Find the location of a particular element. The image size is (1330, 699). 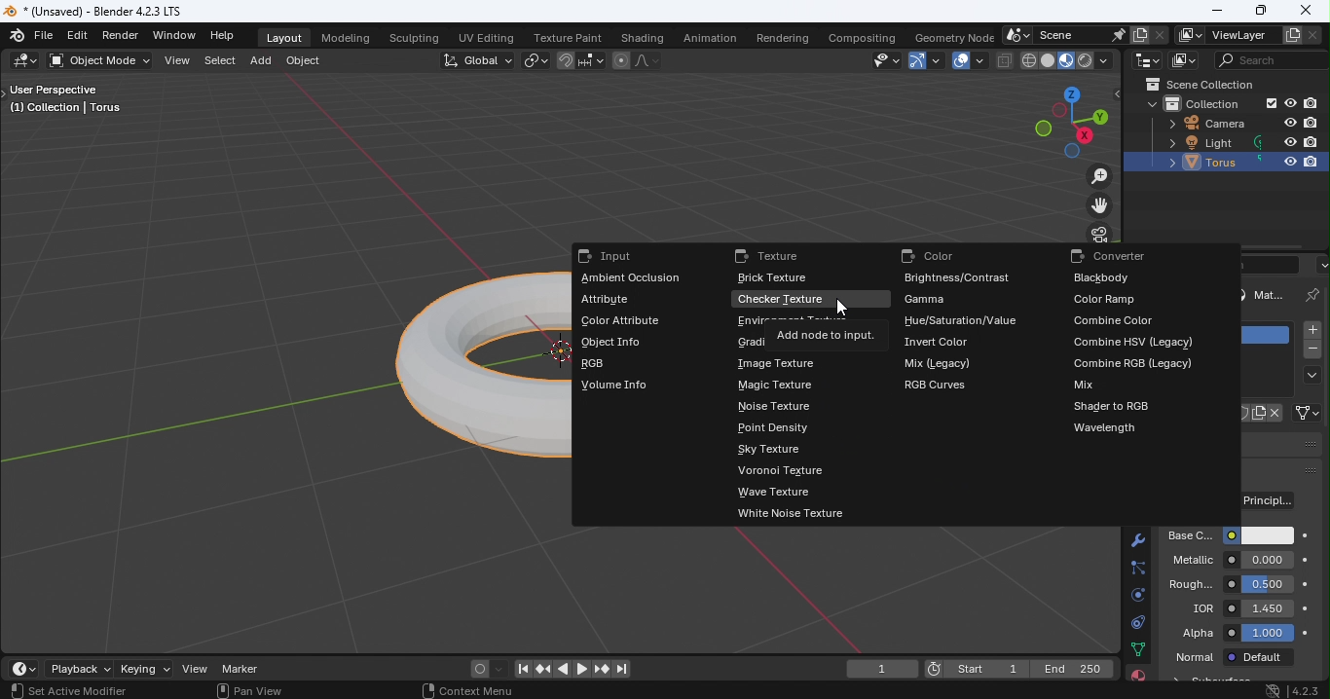

Object info is located at coordinates (616, 342).